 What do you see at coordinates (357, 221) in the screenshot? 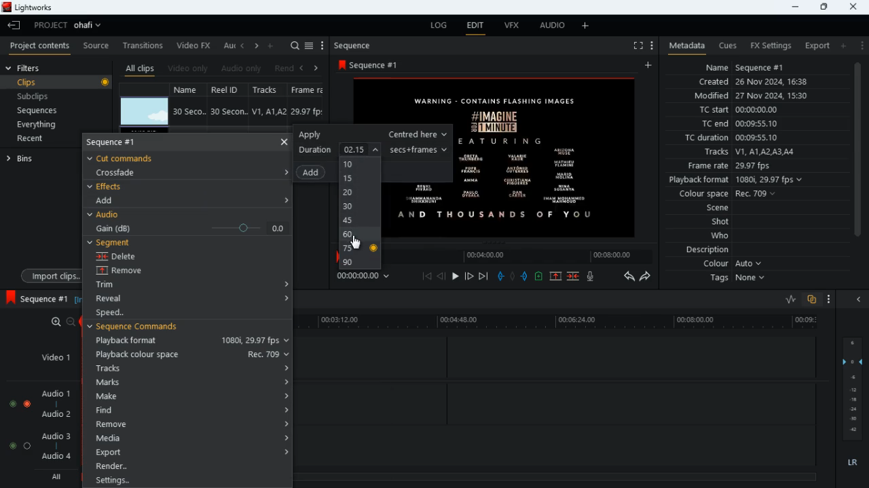
I see `45` at bounding box center [357, 221].